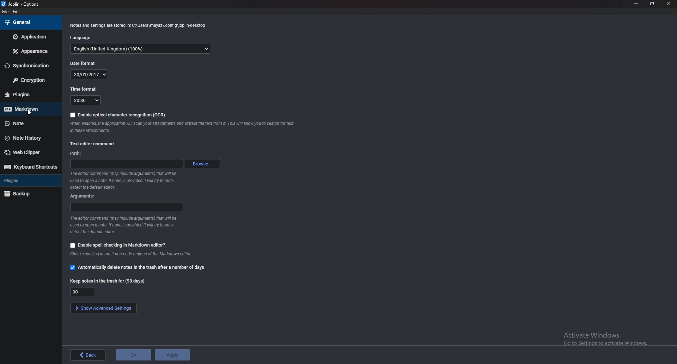  What do you see at coordinates (669, 4) in the screenshot?
I see `close` at bounding box center [669, 4].